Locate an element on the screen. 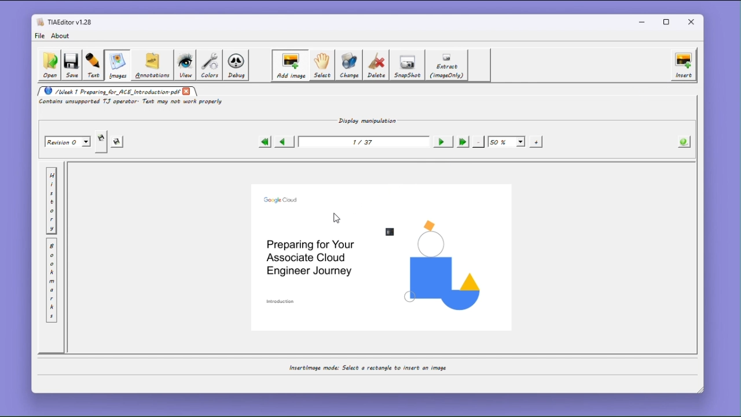 Image resolution: width=741 pixels, height=417 pixels. Change is located at coordinates (350, 65).